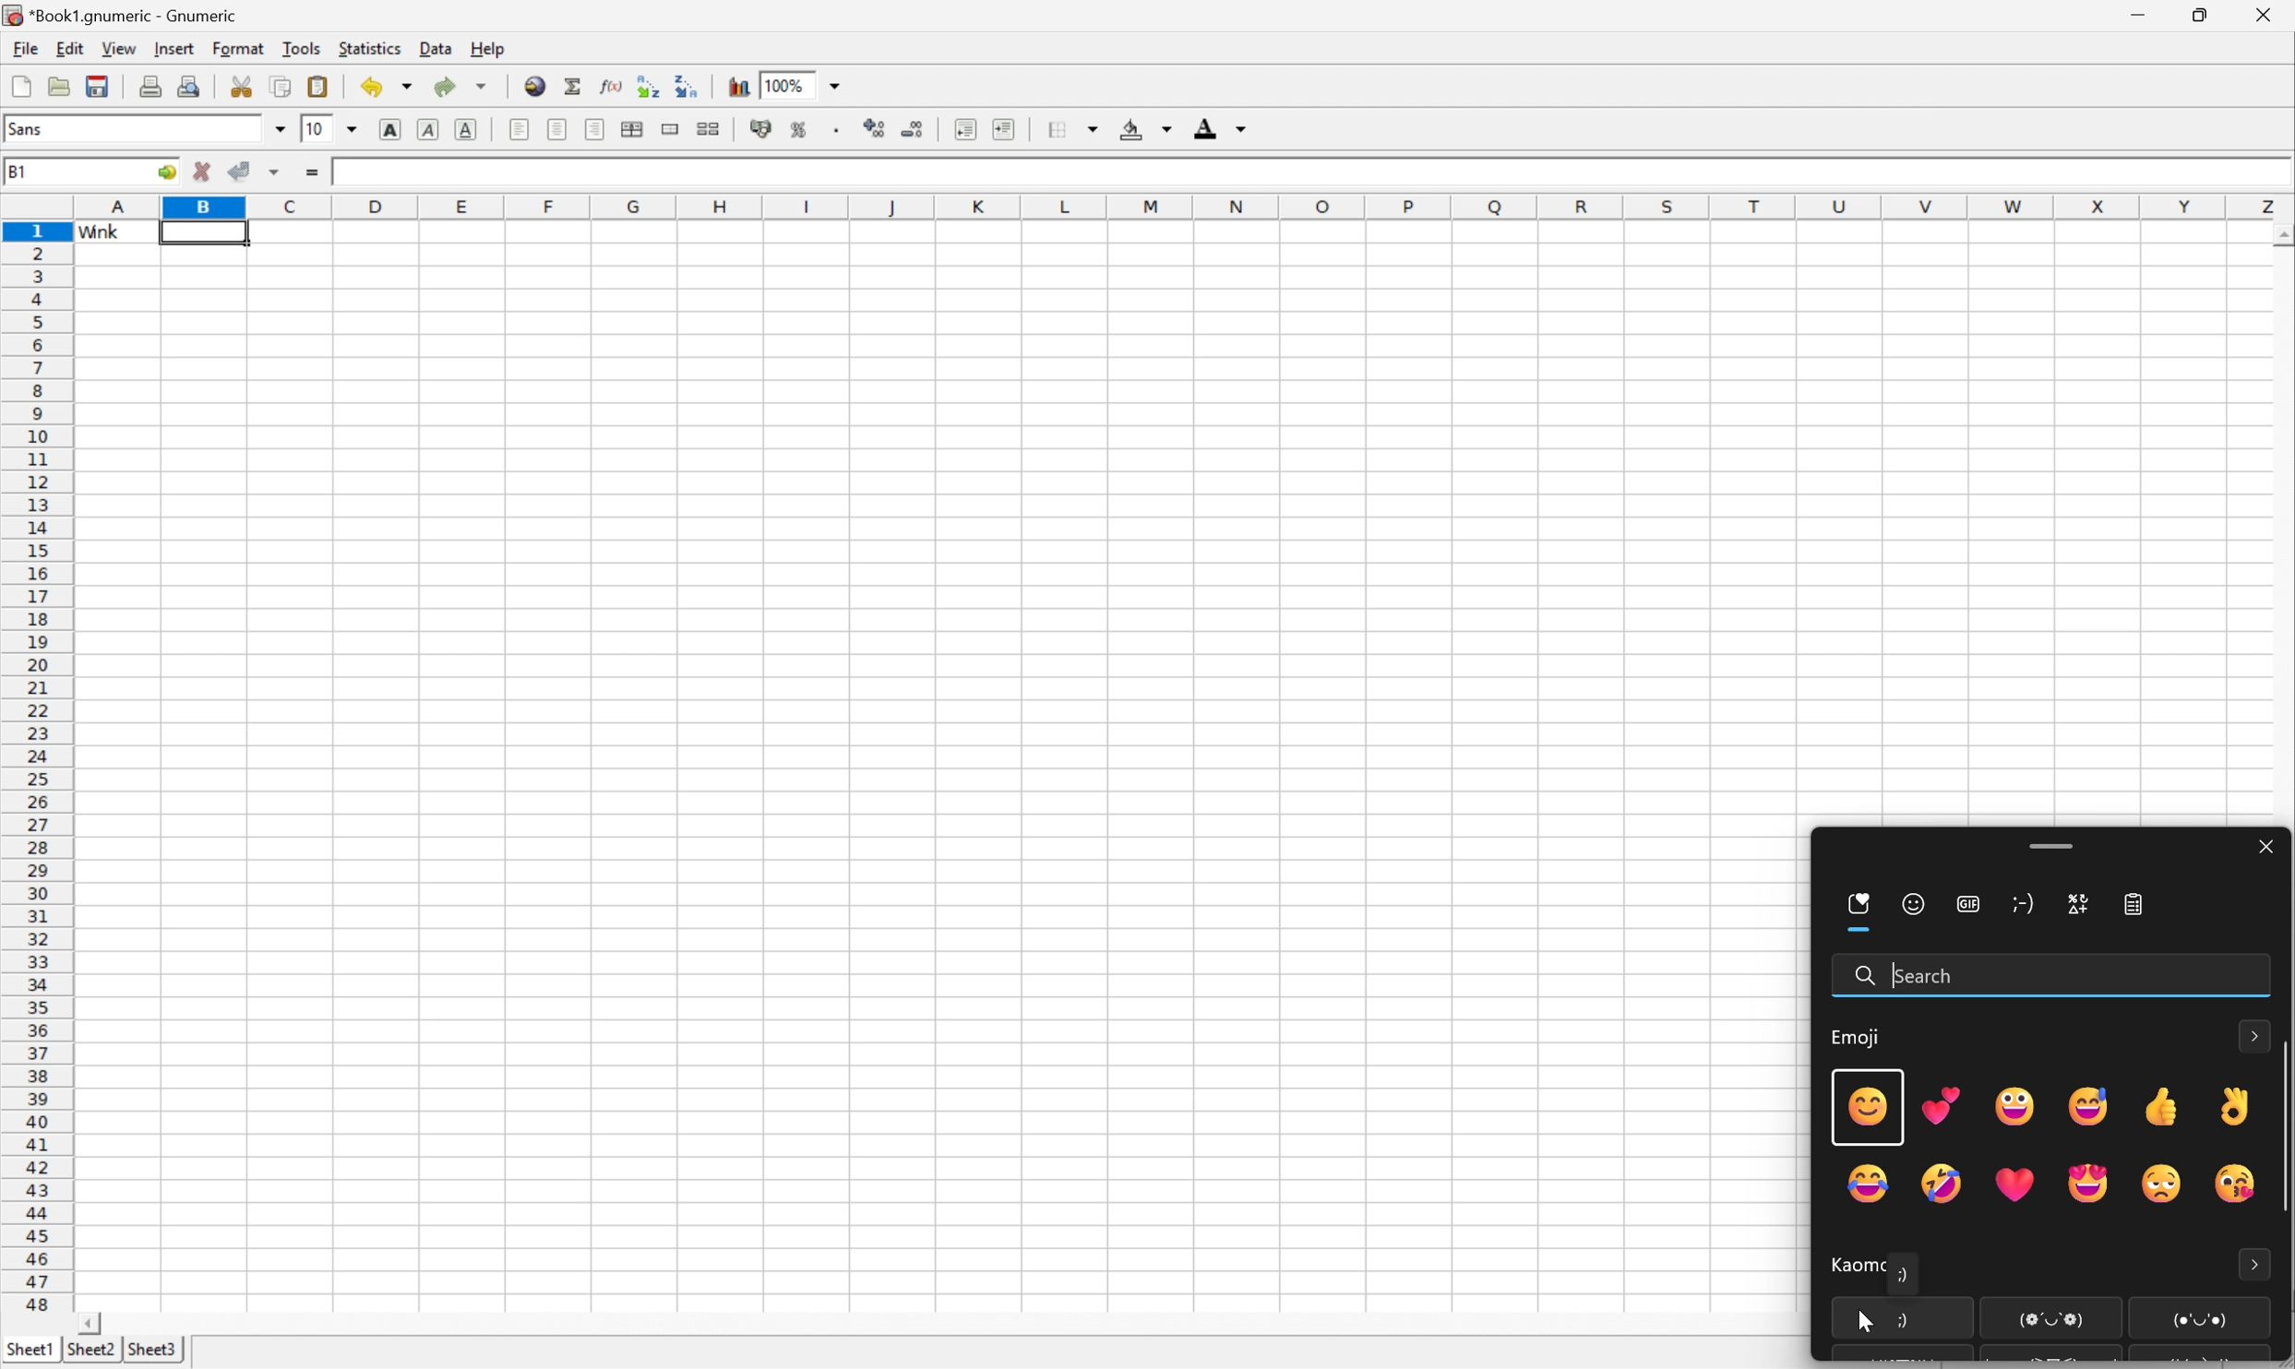 This screenshot has width=2295, height=1369. Describe the element at coordinates (366, 51) in the screenshot. I see `statistics` at that location.